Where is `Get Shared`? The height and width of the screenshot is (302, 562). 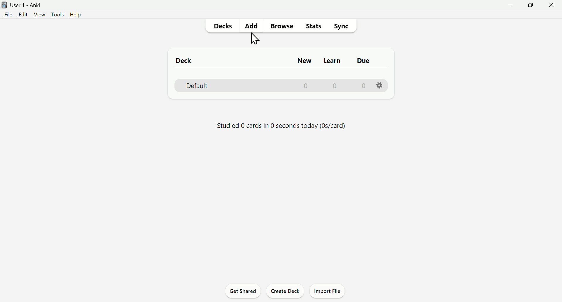 Get Shared is located at coordinates (243, 291).